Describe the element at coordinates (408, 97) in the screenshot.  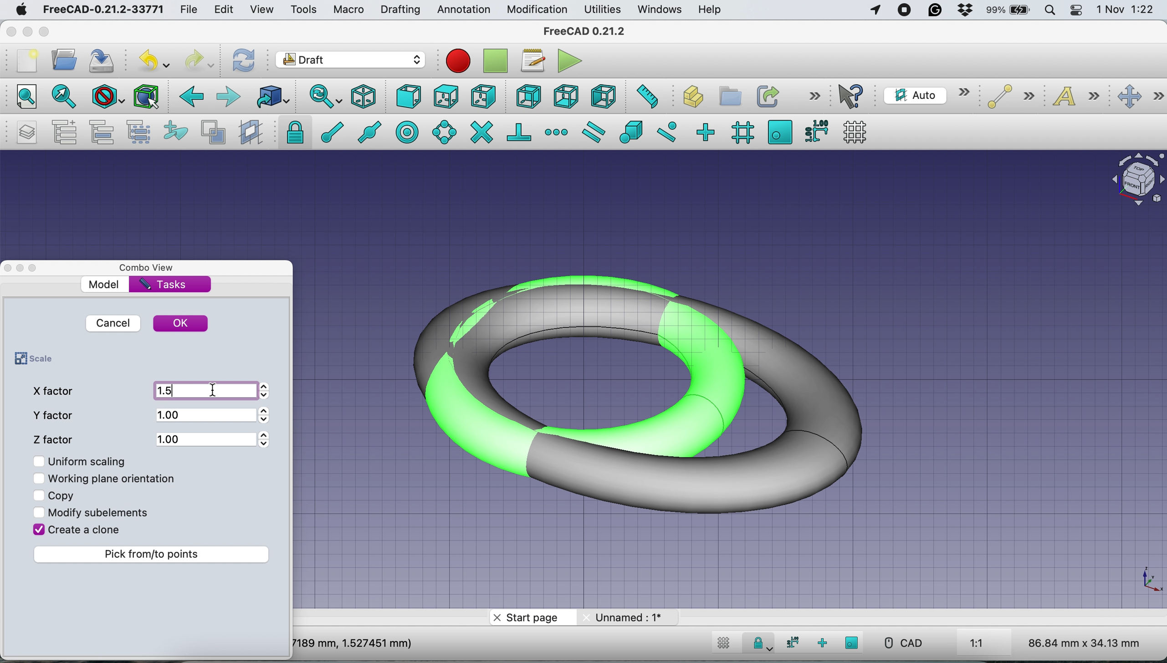
I see `front` at that location.